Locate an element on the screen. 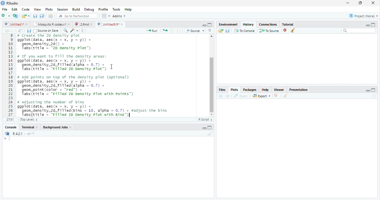 This screenshot has height=200, width=380. Session is located at coordinates (63, 9).